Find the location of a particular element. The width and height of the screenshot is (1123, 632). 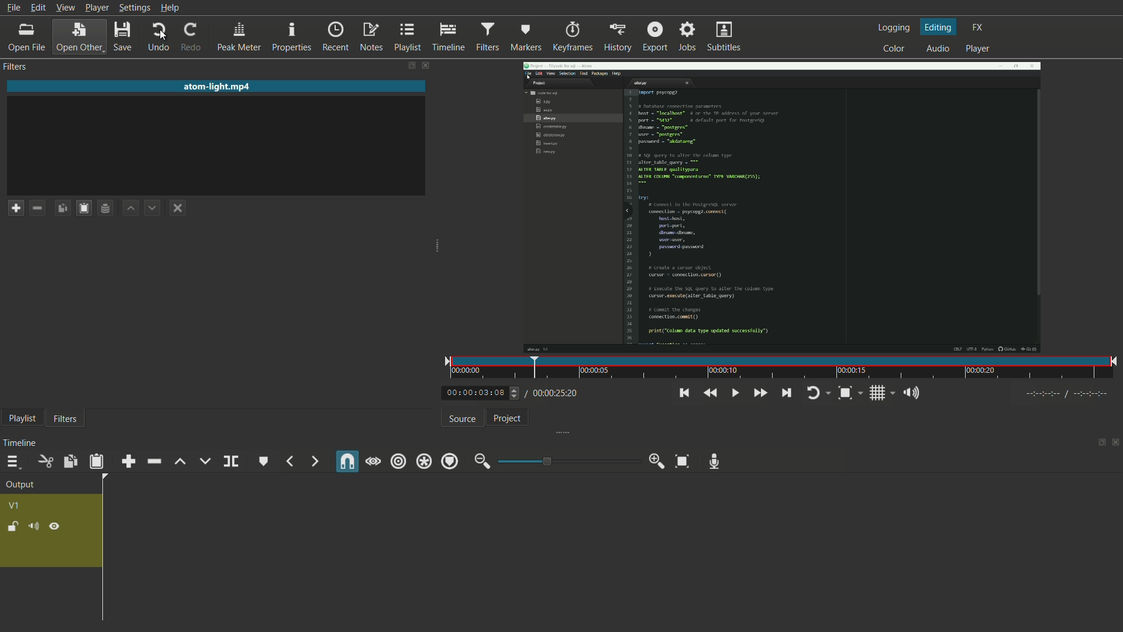

record audio is located at coordinates (716, 461).